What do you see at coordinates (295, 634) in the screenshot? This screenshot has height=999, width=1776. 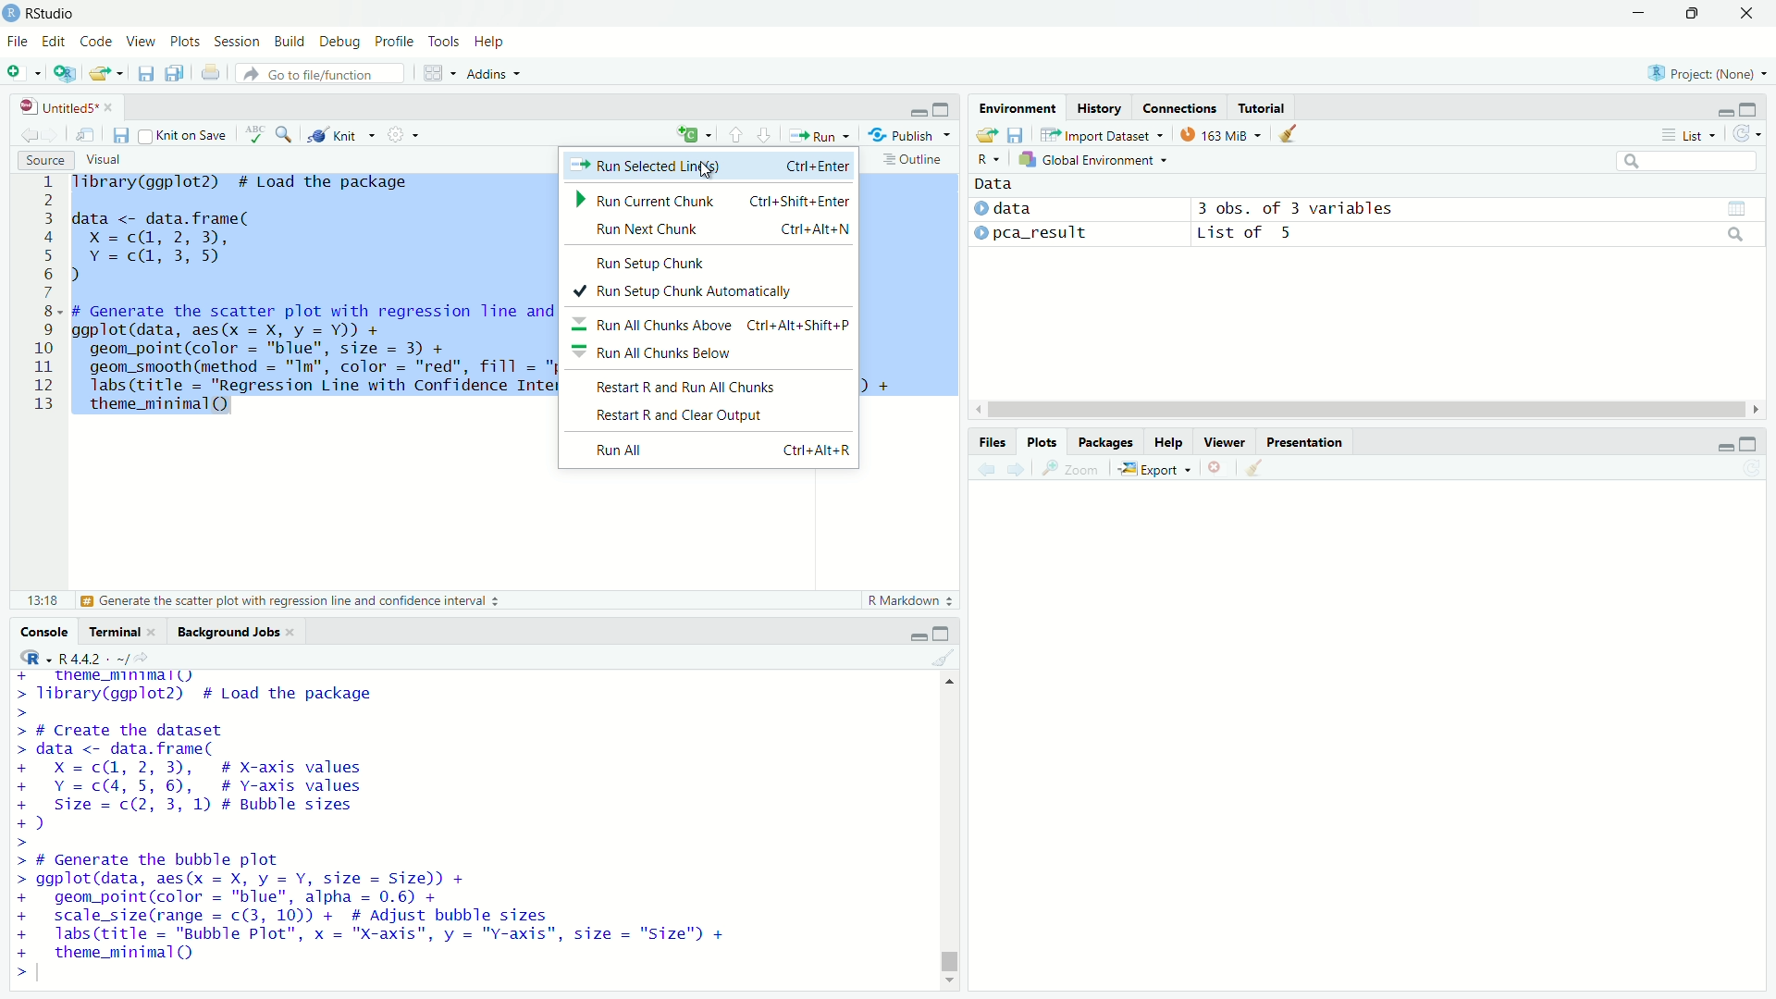 I see `close` at bounding box center [295, 634].